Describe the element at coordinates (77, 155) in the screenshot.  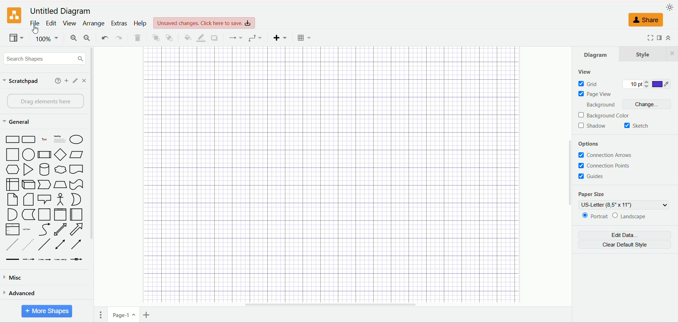
I see `Parallelogram` at that location.